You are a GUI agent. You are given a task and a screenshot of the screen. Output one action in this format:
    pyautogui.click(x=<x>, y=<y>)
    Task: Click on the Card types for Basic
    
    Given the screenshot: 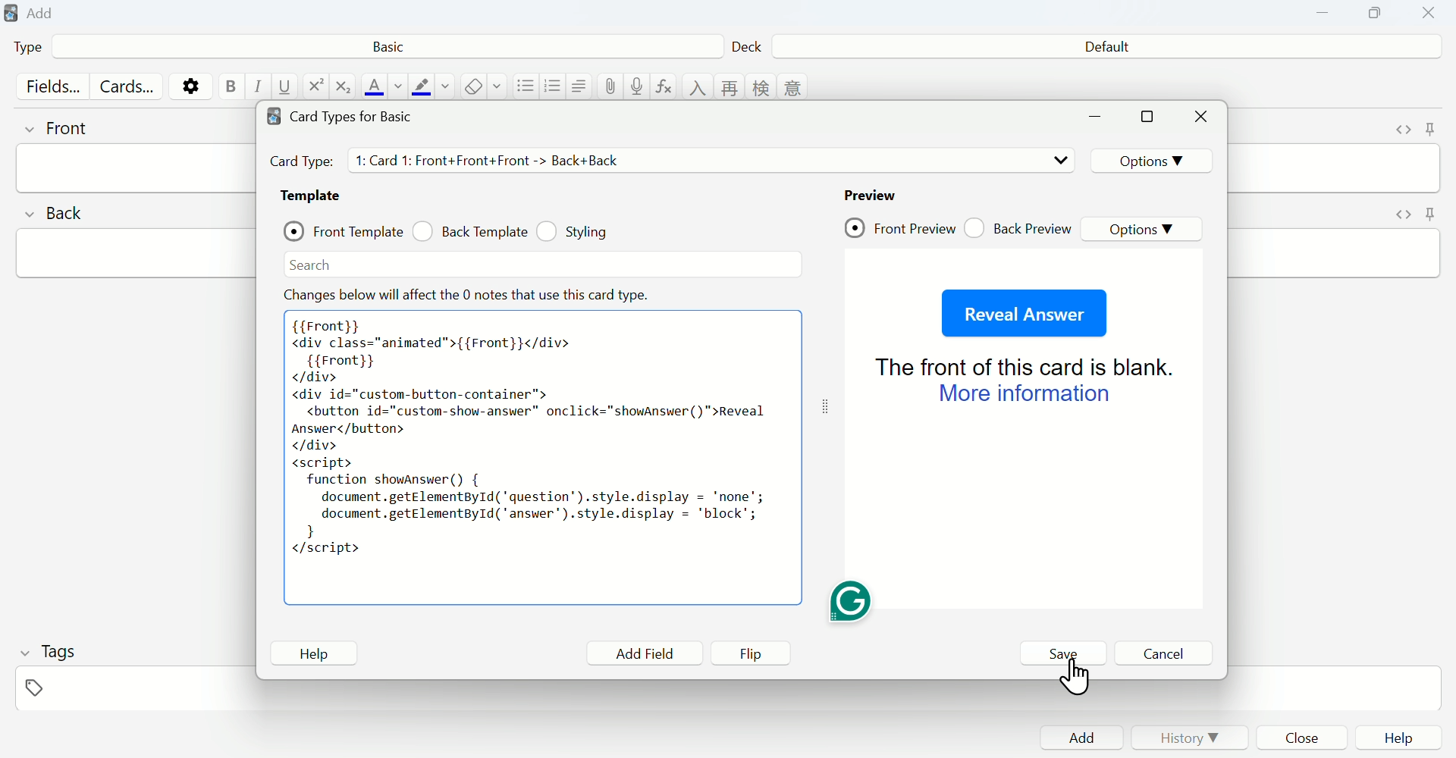 What is the action you would take?
    pyautogui.click(x=350, y=114)
    